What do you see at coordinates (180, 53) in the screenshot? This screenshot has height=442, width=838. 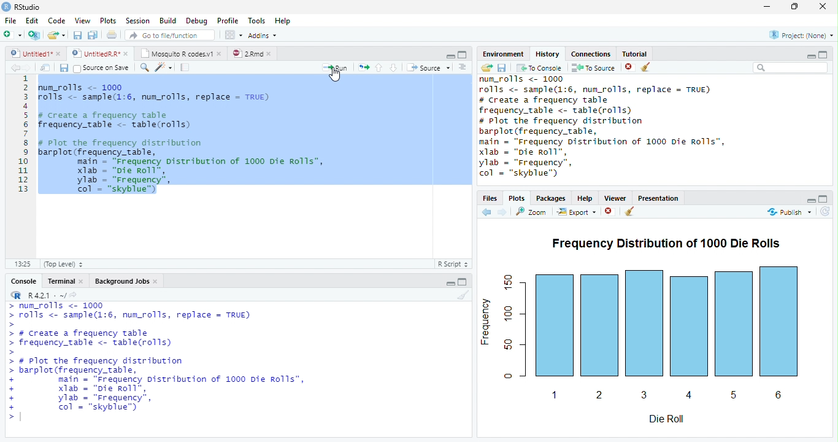 I see `| Mosquito R codesv1` at bounding box center [180, 53].